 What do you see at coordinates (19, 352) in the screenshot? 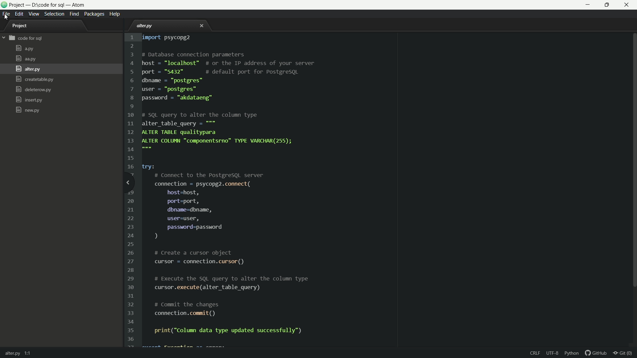
I see `alter.py 1:1` at bounding box center [19, 352].